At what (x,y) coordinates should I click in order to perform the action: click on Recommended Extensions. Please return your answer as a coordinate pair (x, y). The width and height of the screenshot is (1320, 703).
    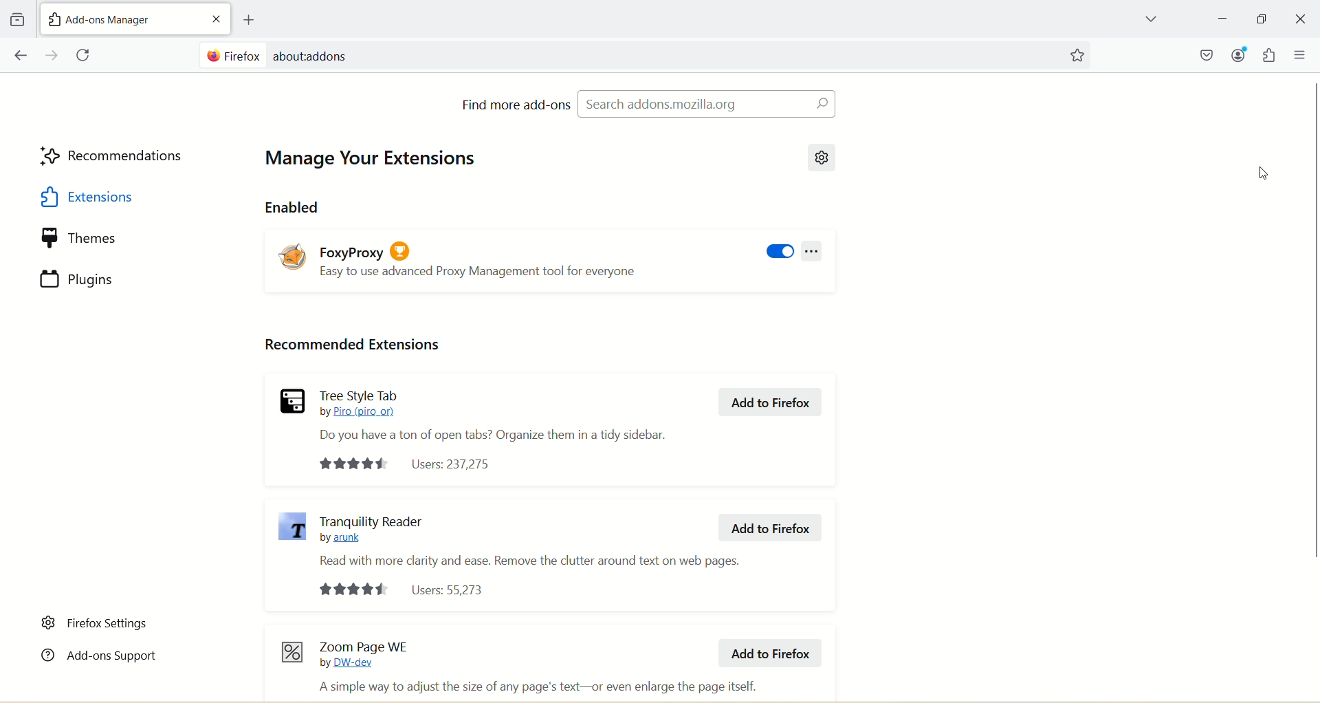
    Looking at the image, I should click on (351, 345).